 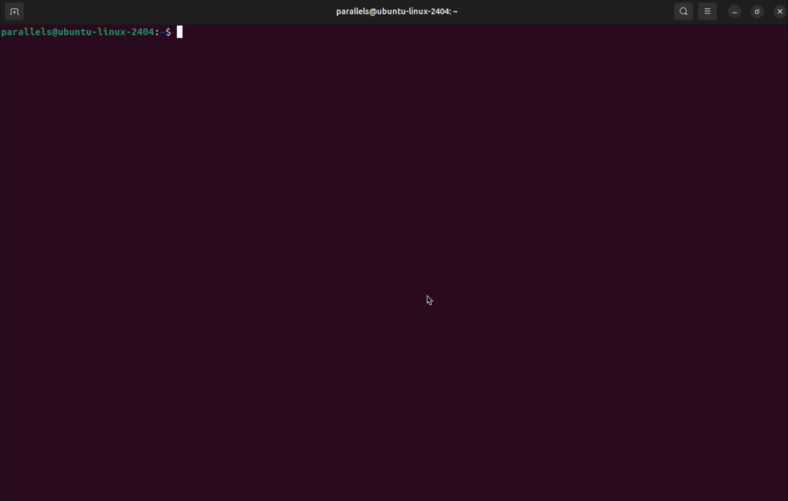 I want to click on view option, so click(x=709, y=12).